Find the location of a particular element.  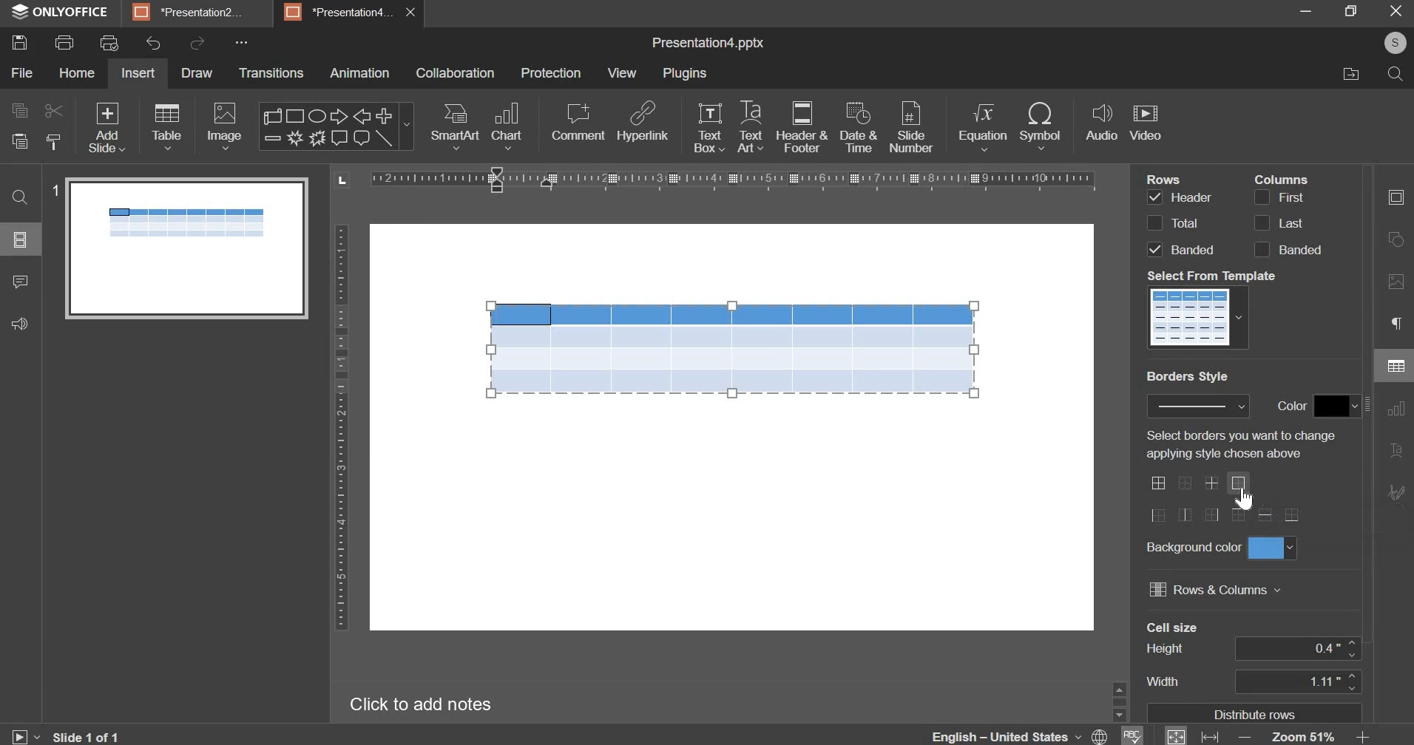

file is located at coordinates (21, 72).